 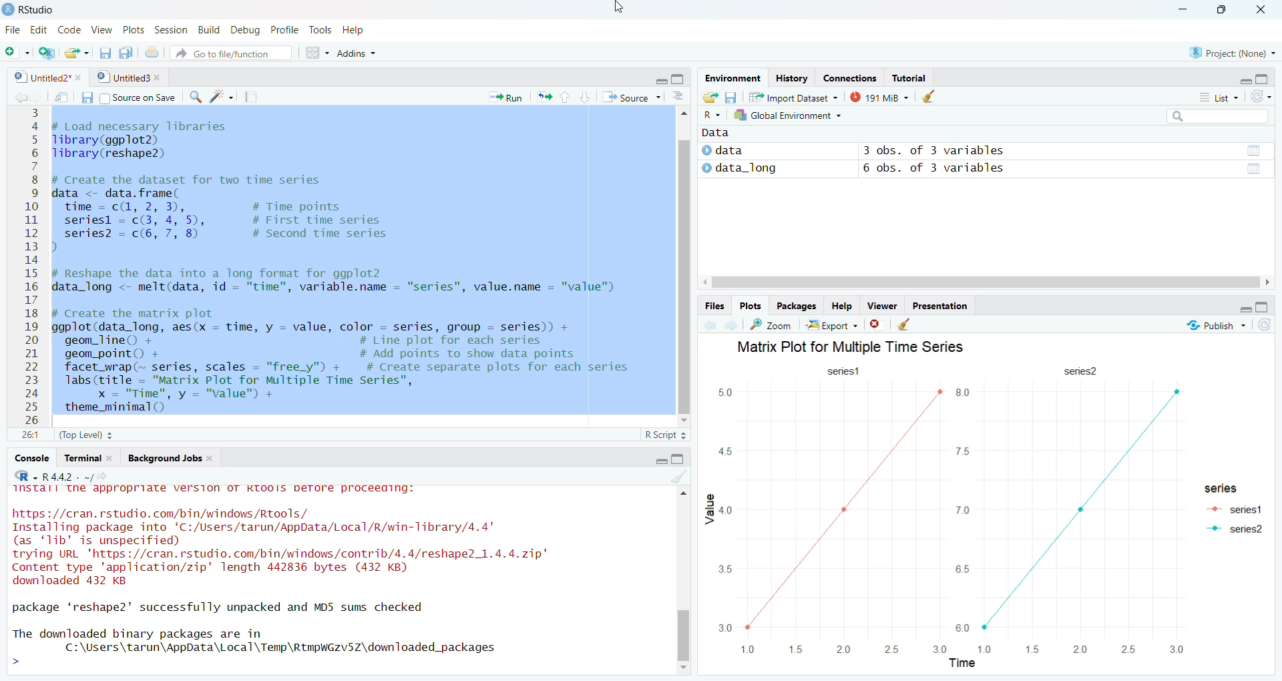 I want to click on Import Dataset , so click(x=793, y=96).